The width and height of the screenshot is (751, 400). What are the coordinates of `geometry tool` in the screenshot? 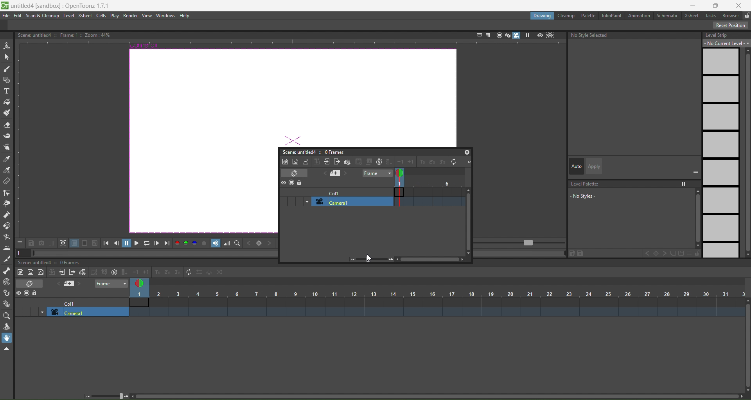 It's located at (7, 81).